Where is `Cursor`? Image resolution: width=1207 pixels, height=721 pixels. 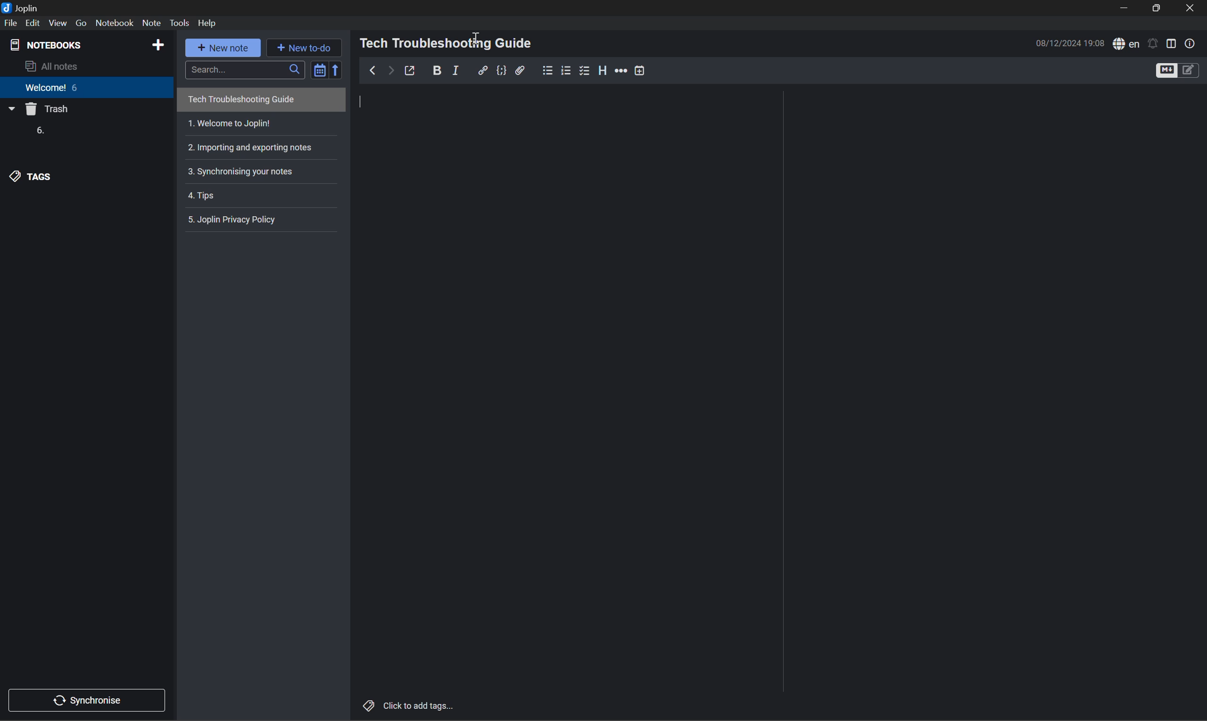 Cursor is located at coordinates (475, 41).